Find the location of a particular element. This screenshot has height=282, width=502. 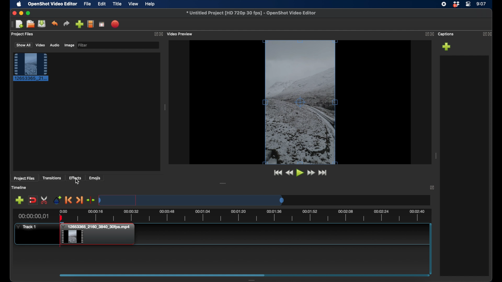

timeline is located at coordinates (250, 216).